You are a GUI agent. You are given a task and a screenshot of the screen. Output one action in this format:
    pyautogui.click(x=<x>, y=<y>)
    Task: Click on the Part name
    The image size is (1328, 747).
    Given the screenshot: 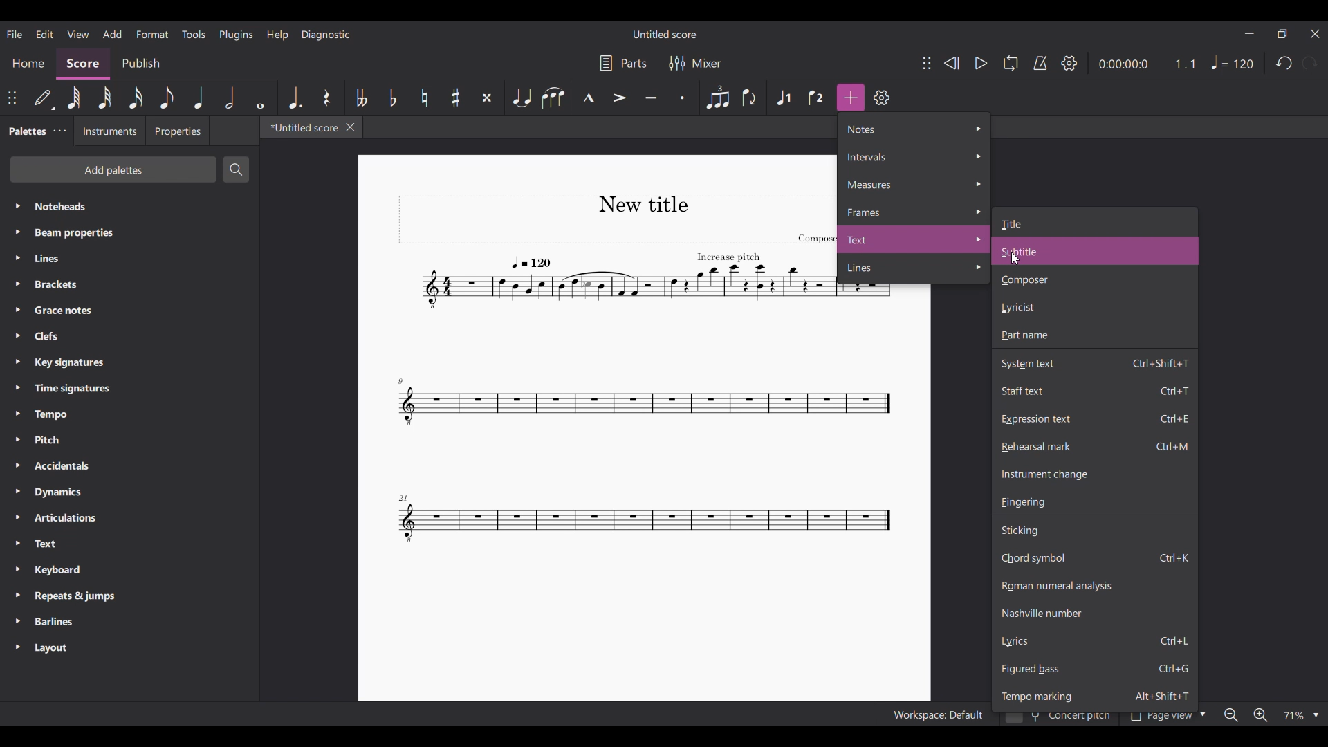 What is the action you would take?
    pyautogui.click(x=1094, y=335)
    